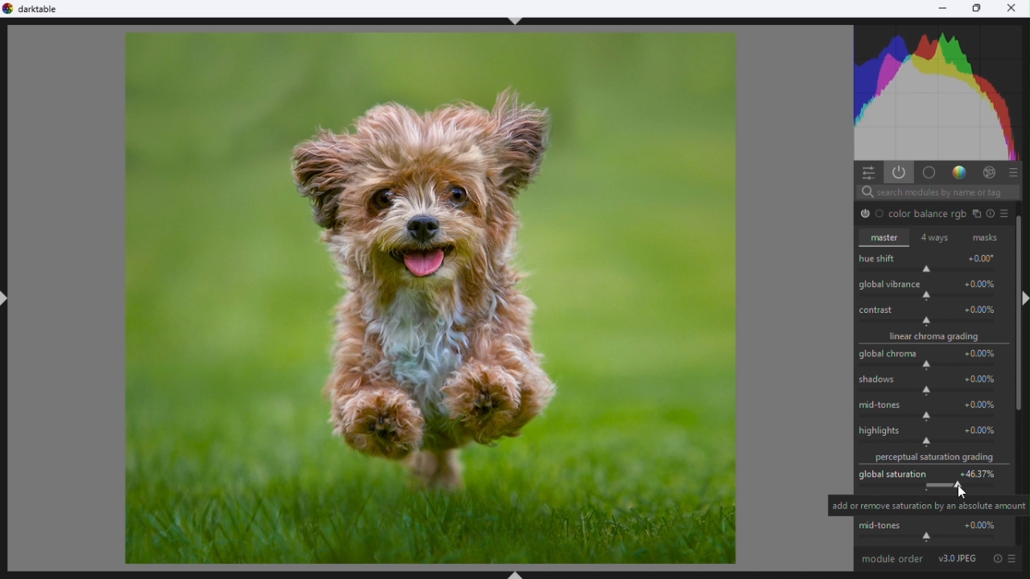  Describe the element at coordinates (868, 173) in the screenshot. I see `quick settings` at that location.